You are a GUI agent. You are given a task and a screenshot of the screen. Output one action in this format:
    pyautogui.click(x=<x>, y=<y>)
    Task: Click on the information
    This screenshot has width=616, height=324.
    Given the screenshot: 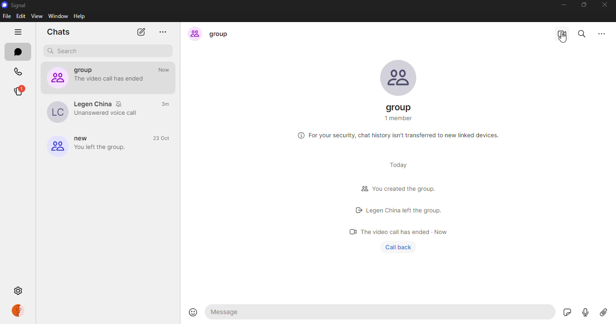 What is the action you would take?
    pyautogui.click(x=299, y=135)
    